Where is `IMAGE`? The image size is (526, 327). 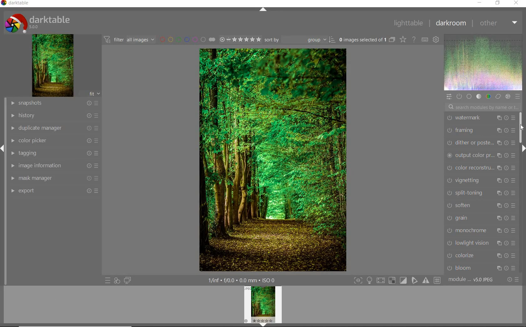 IMAGE is located at coordinates (52, 65).